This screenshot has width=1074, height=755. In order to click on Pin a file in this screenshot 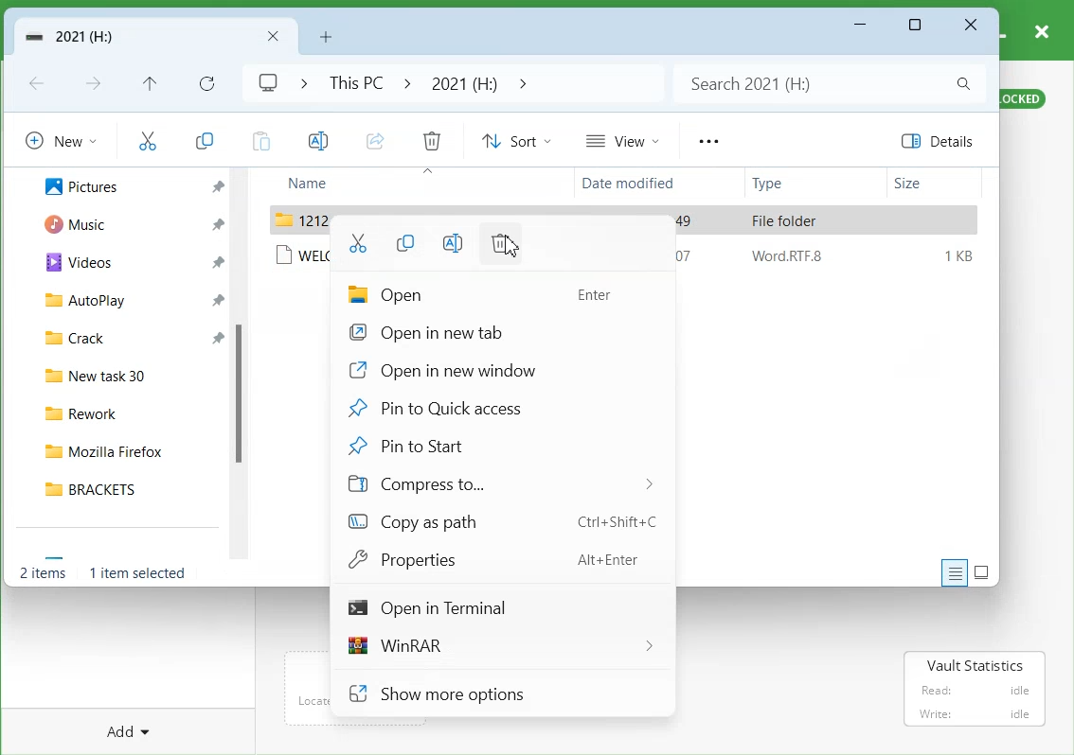, I will do `click(215, 337)`.